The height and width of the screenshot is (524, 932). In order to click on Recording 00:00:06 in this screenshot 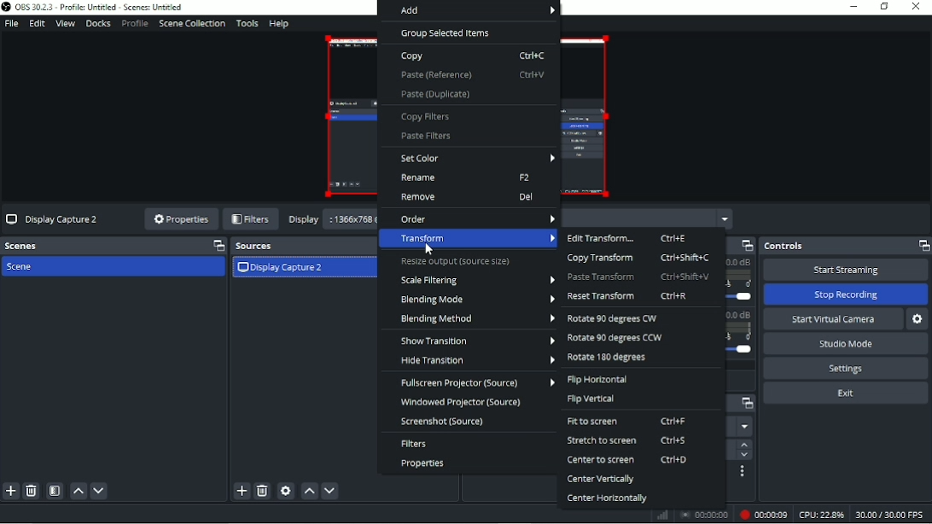, I will do `click(761, 515)`.